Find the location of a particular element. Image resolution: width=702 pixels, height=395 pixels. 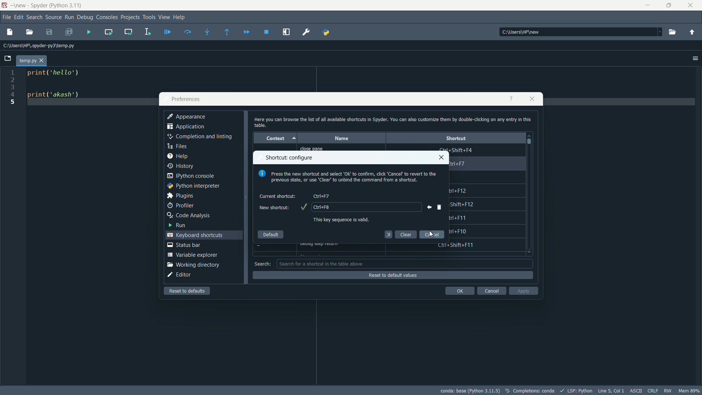

the key sequence is valid is located at coordinates (343, 219).